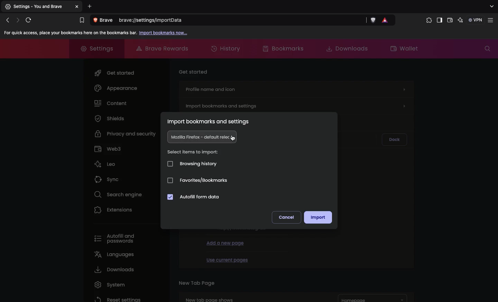  I want to click on VPN, so click(476, 20).